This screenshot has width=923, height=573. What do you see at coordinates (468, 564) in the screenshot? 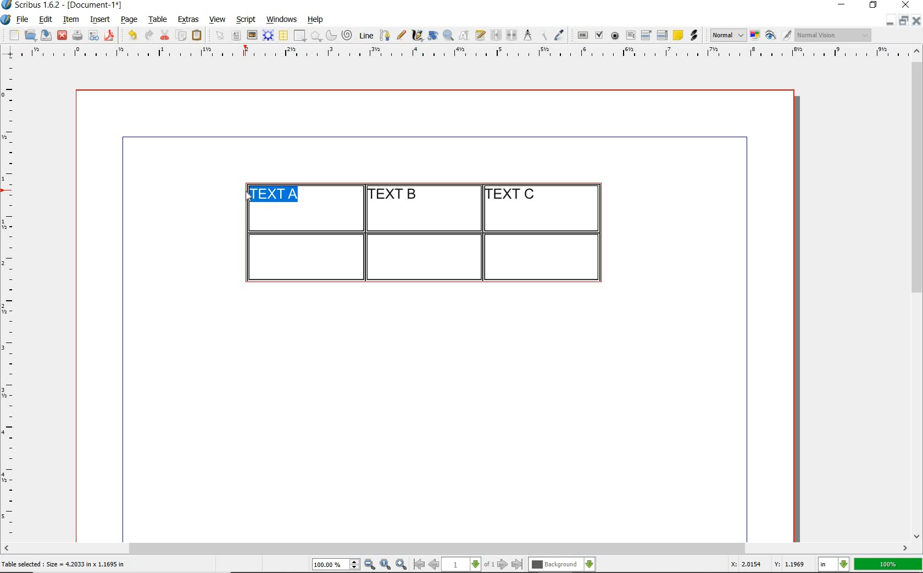
I see `select current page level` at bounding box center [468, 564].